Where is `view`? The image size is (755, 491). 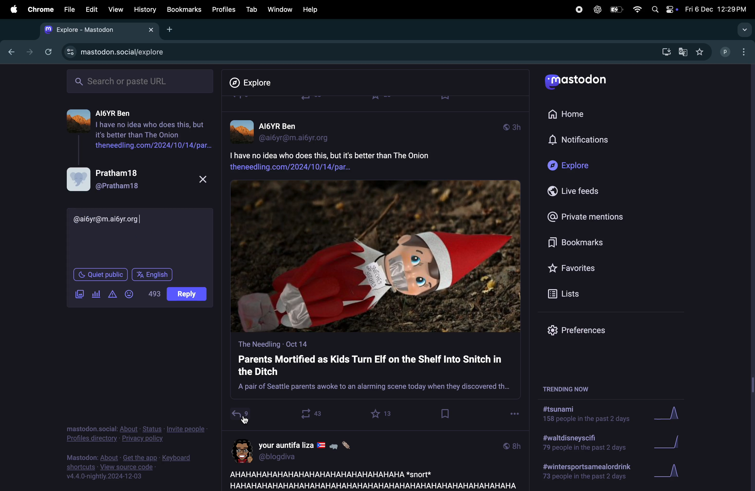 view is located at coordinates (114, 10).